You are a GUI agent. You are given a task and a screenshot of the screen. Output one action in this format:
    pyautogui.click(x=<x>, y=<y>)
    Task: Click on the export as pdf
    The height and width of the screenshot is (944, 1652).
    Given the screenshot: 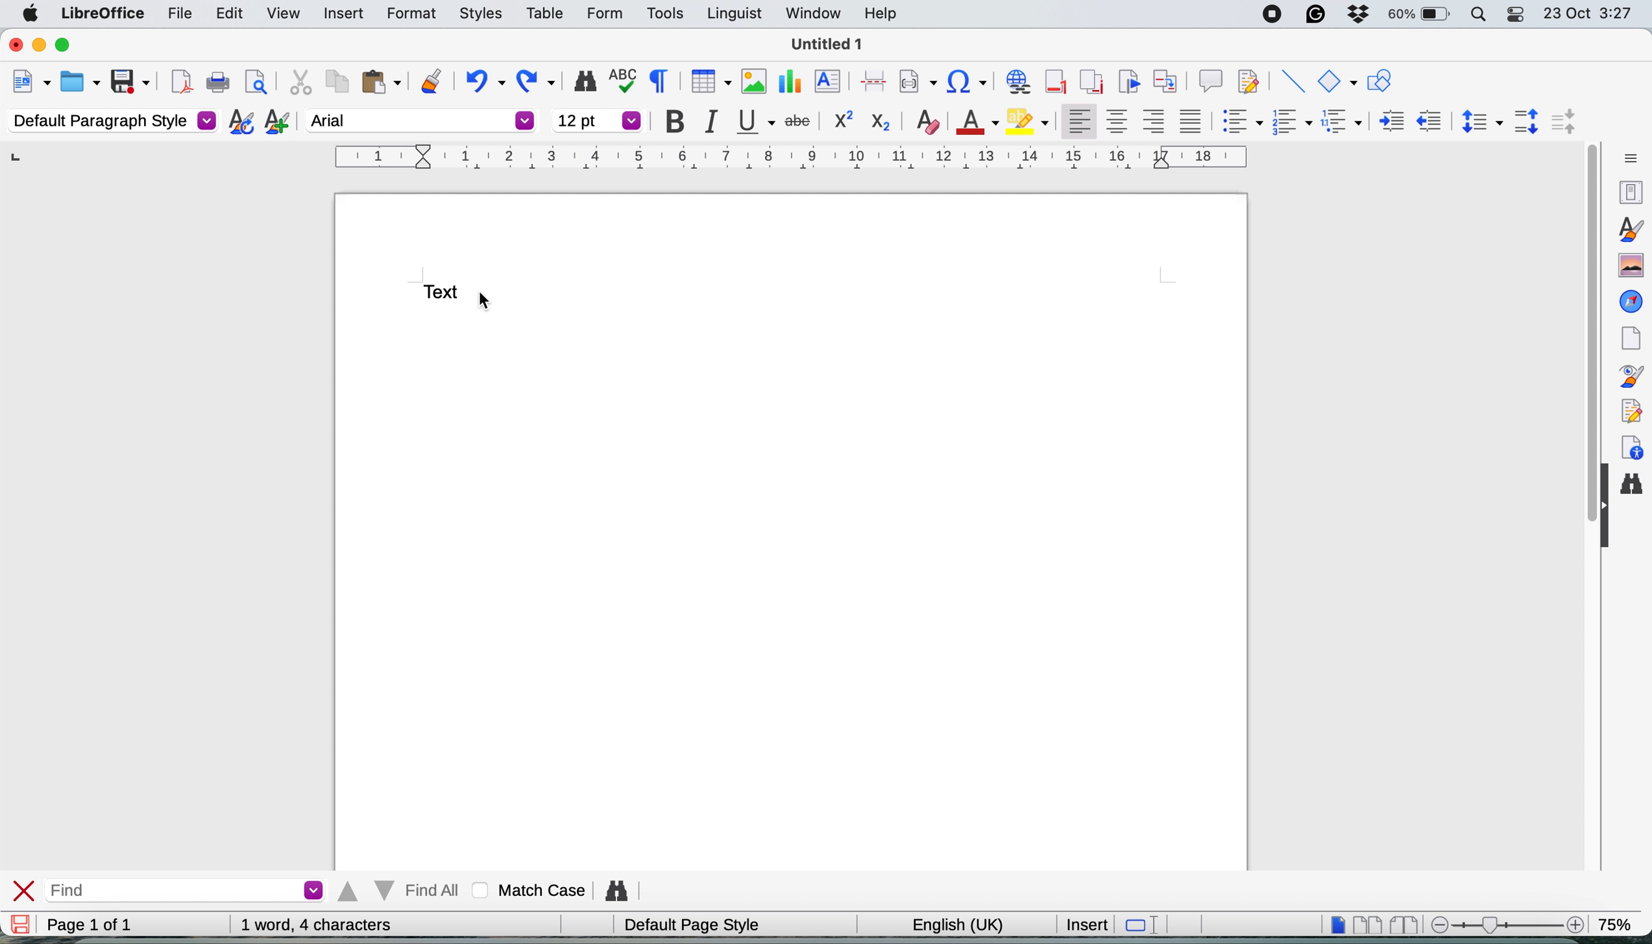 What is the action you would take?
    pyautogui.click(x=177, y=83)
    